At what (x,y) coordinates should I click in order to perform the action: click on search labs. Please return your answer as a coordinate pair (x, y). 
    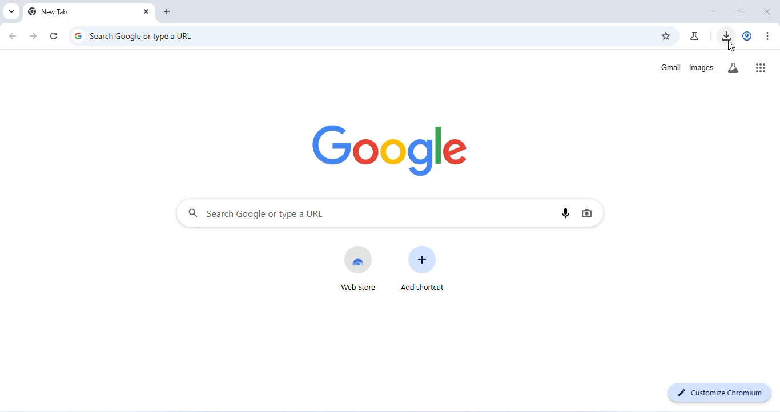
    Looking at the image, I should click on (733, 68).